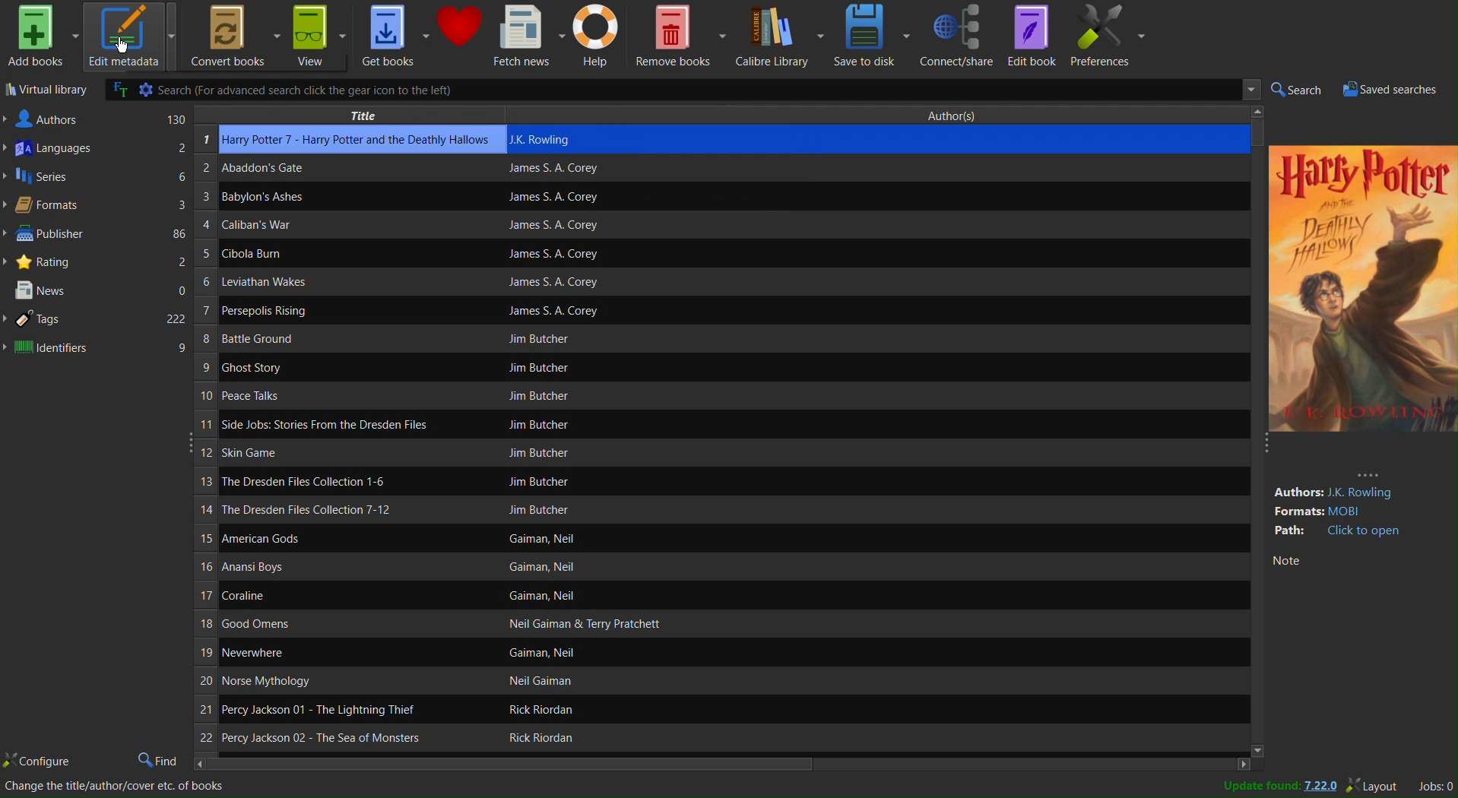  Describe the element at coordinates (304, 338) in the screenshot. I see `Book name` at that location.